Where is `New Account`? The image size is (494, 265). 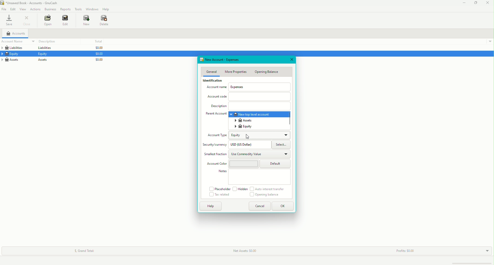
New Account is located at coordinates (232, 60).